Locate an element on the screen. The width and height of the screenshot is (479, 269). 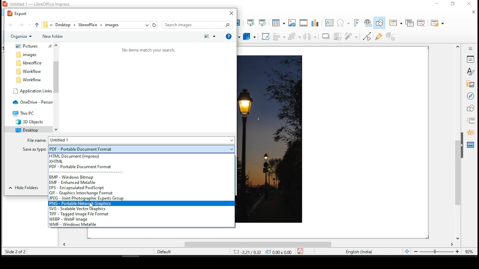
search bar is located at coordinates (197, 25).